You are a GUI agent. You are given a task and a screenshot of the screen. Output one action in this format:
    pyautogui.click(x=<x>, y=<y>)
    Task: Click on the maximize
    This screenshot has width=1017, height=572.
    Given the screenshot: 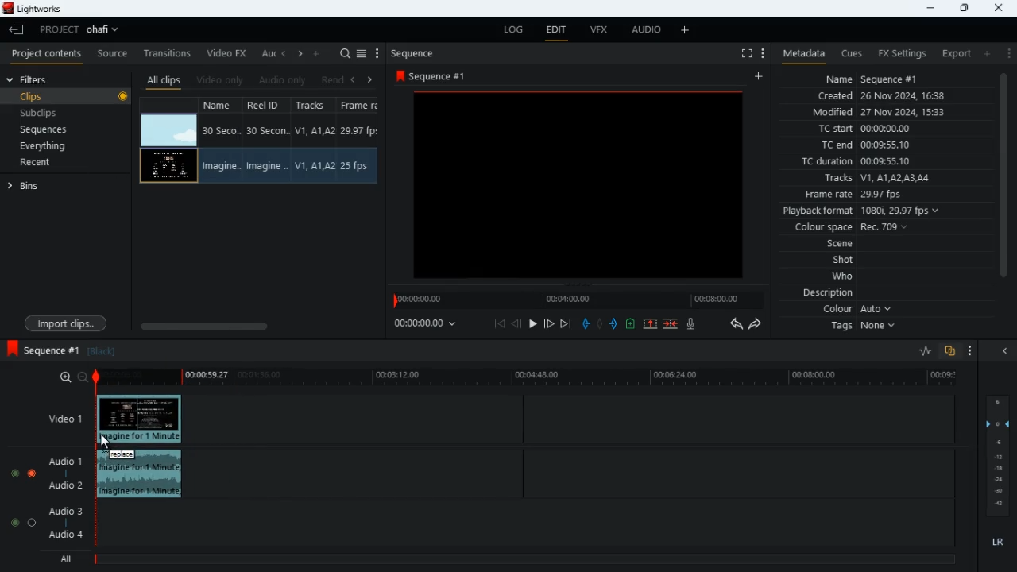 What is the action you would take?
    pyautogui.click(x=964, y=8)
    